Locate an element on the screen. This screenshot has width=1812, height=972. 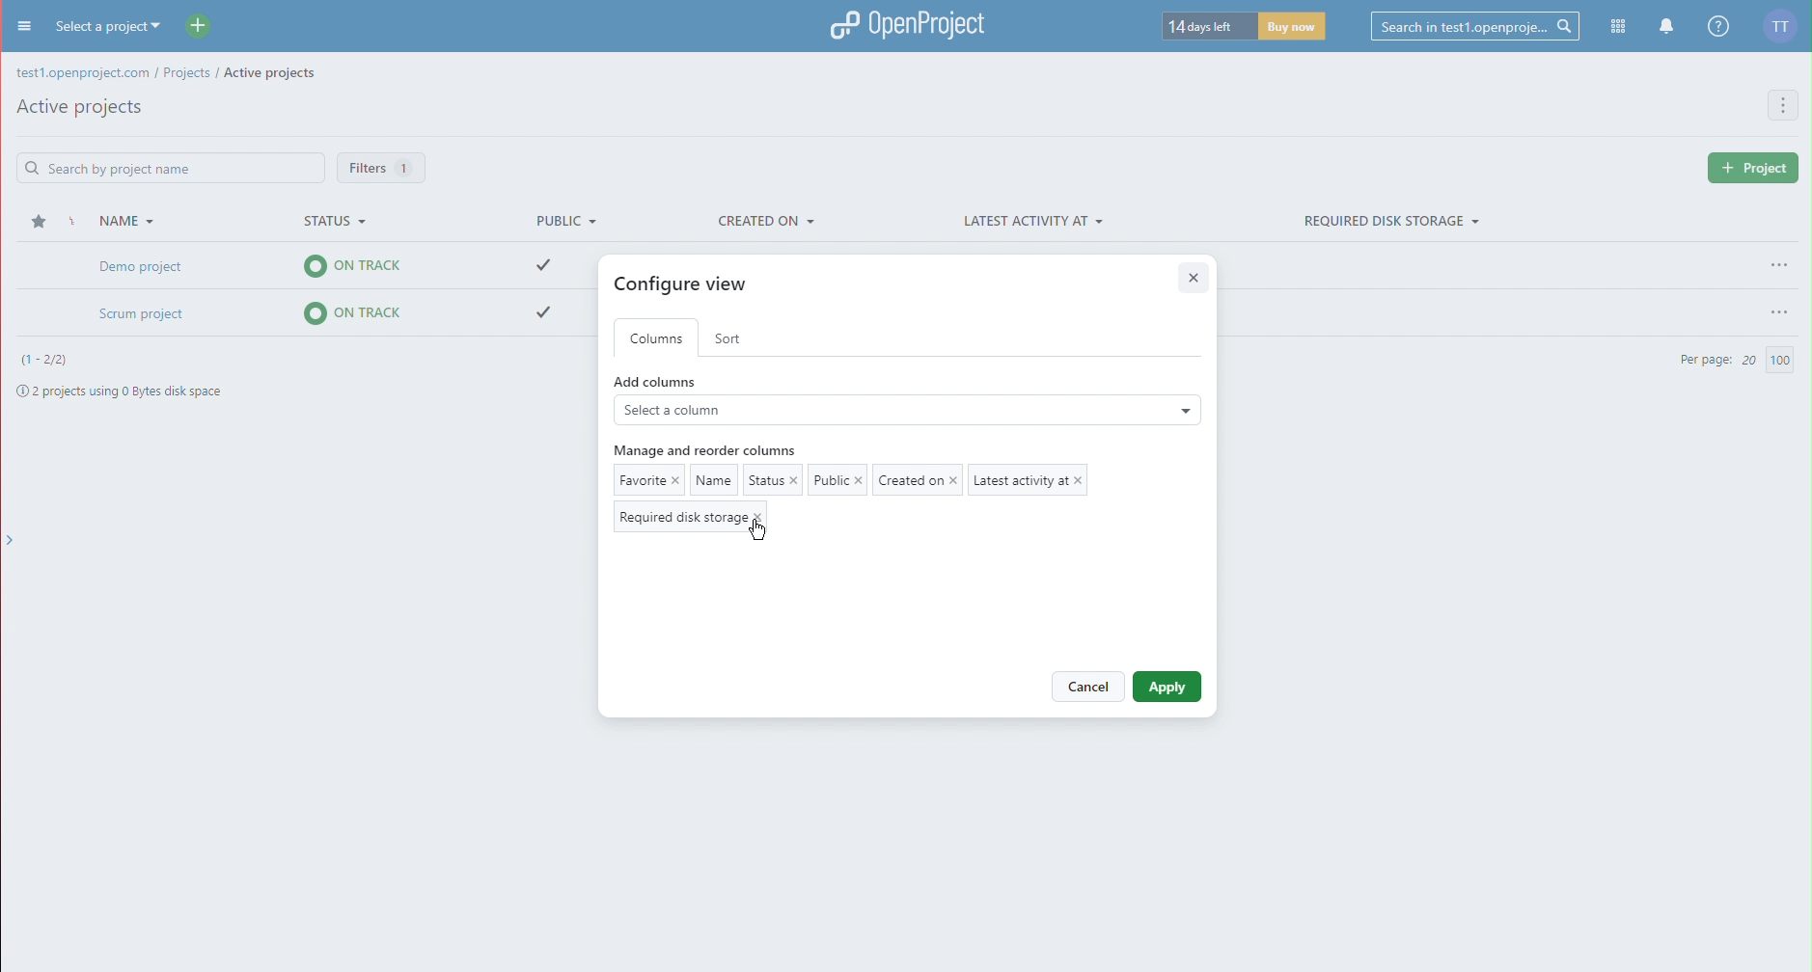
new project button is located at coordinates (1748, 169).